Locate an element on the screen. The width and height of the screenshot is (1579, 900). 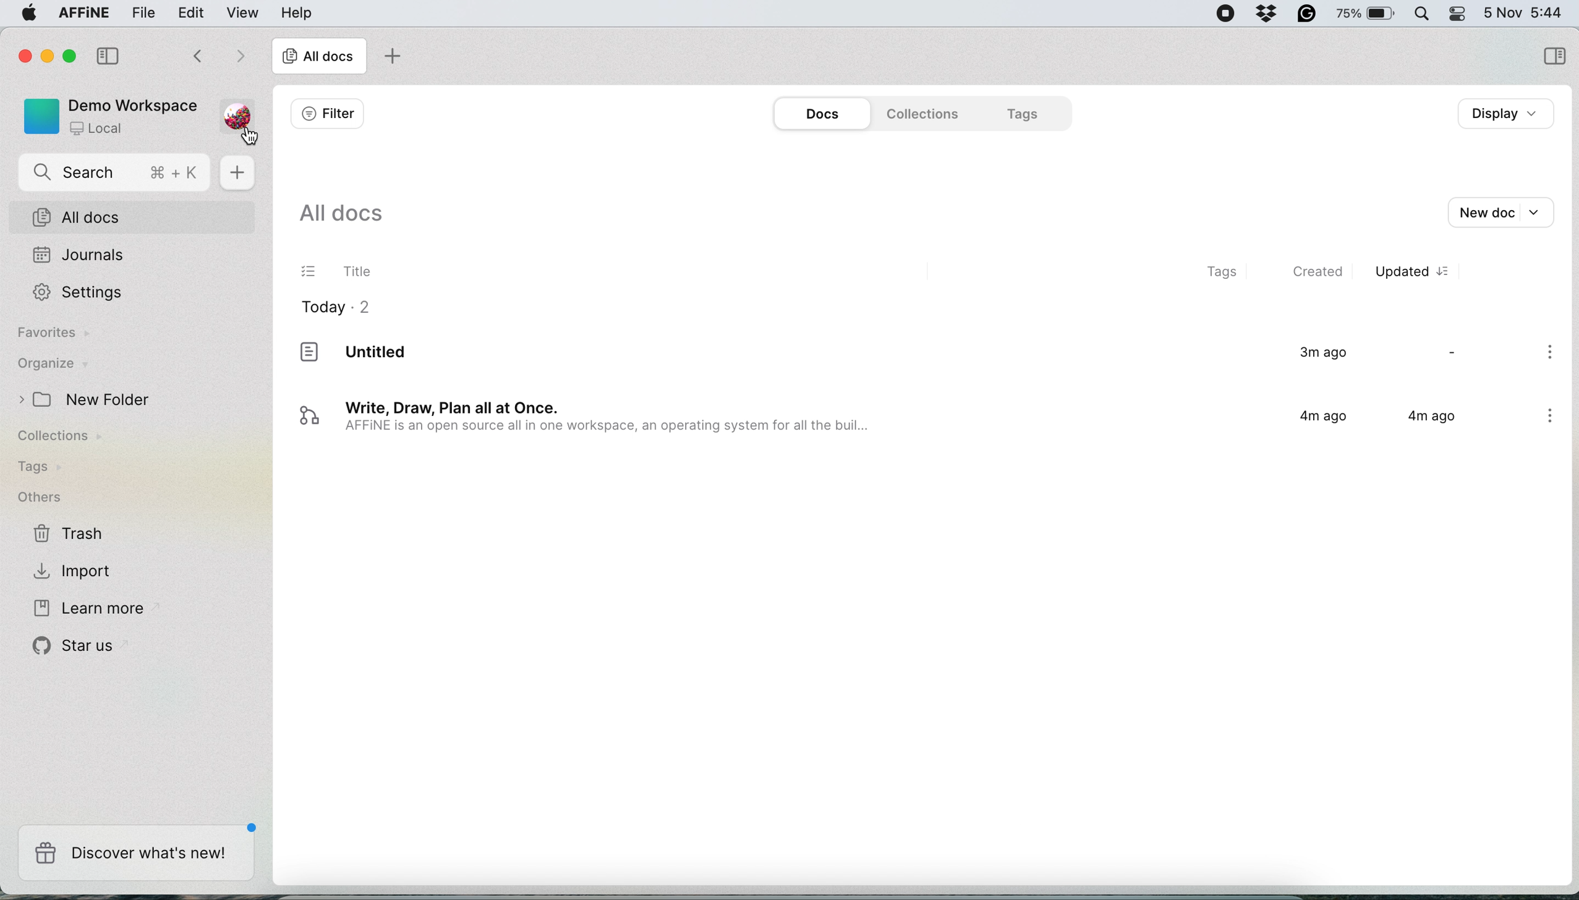
Write, Draw, Plan all at Once.AFFINE is an open source all in one workspace, an operating system for all the buil is located at coordinates (590, 422).